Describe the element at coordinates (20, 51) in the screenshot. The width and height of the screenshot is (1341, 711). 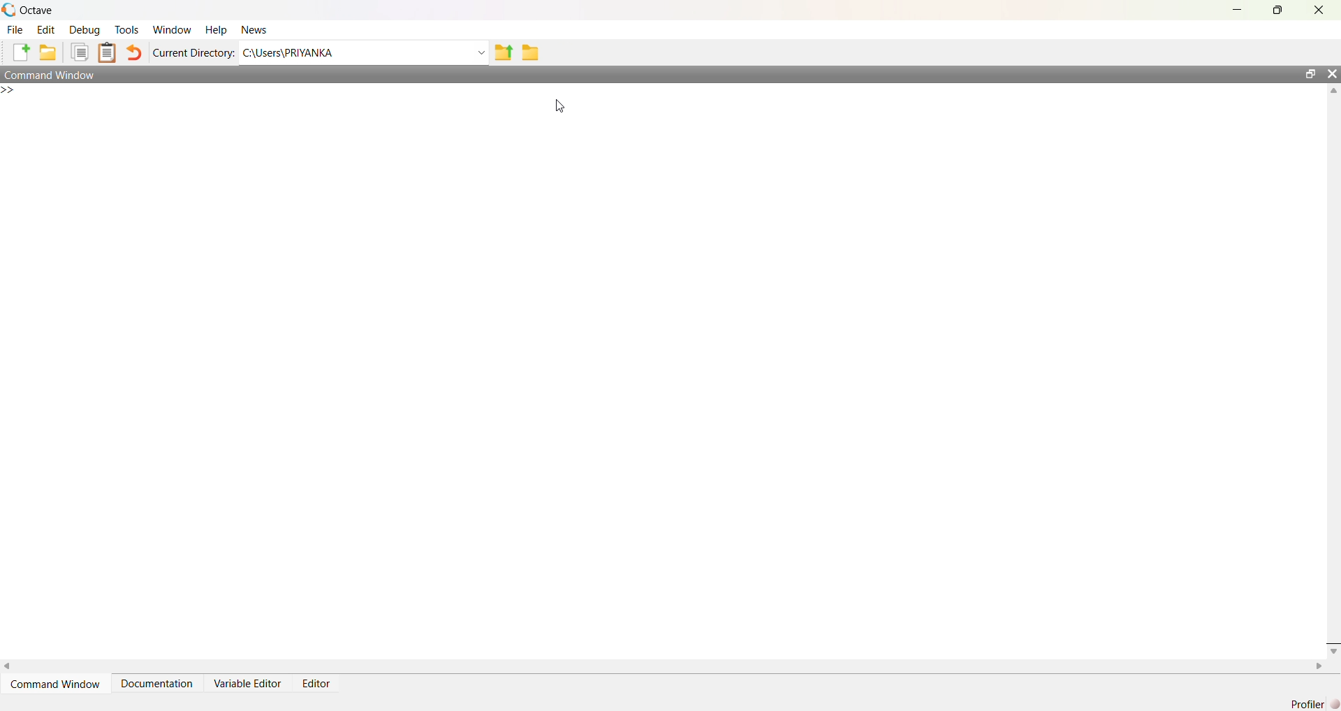
I see `Create a new file` at that location.